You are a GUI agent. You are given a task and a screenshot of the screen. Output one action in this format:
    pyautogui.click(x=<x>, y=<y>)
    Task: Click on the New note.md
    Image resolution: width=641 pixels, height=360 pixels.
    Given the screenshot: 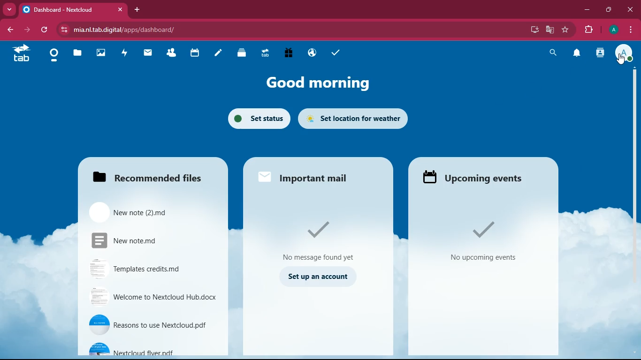 What is the action you would take?
    pyautogui.click(x=155, y=242)
    